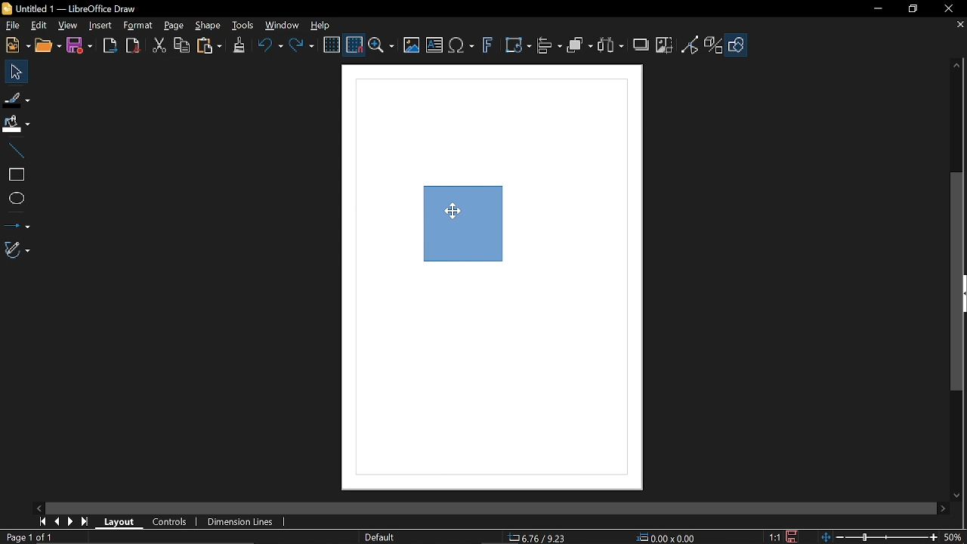 This screenshot has width=967, height=544. What do you see at coordinates (464, 230) in the screenshot?
I see `Rectangle (Current diagram)` at bounding box center [464, 230].